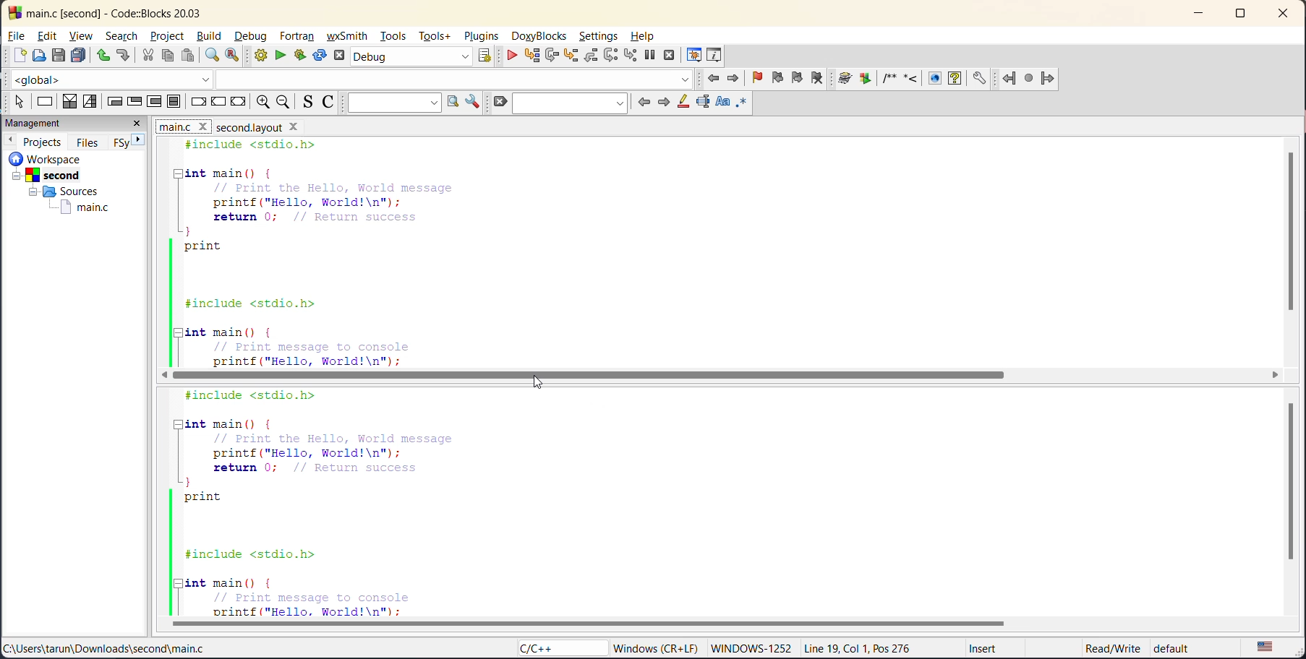 The height and width of the screenshot is (659, 1306). What do you see at coordinates (694, 56) in the screenshot?
I see `debugging windows` at bounding box center [694, 56].